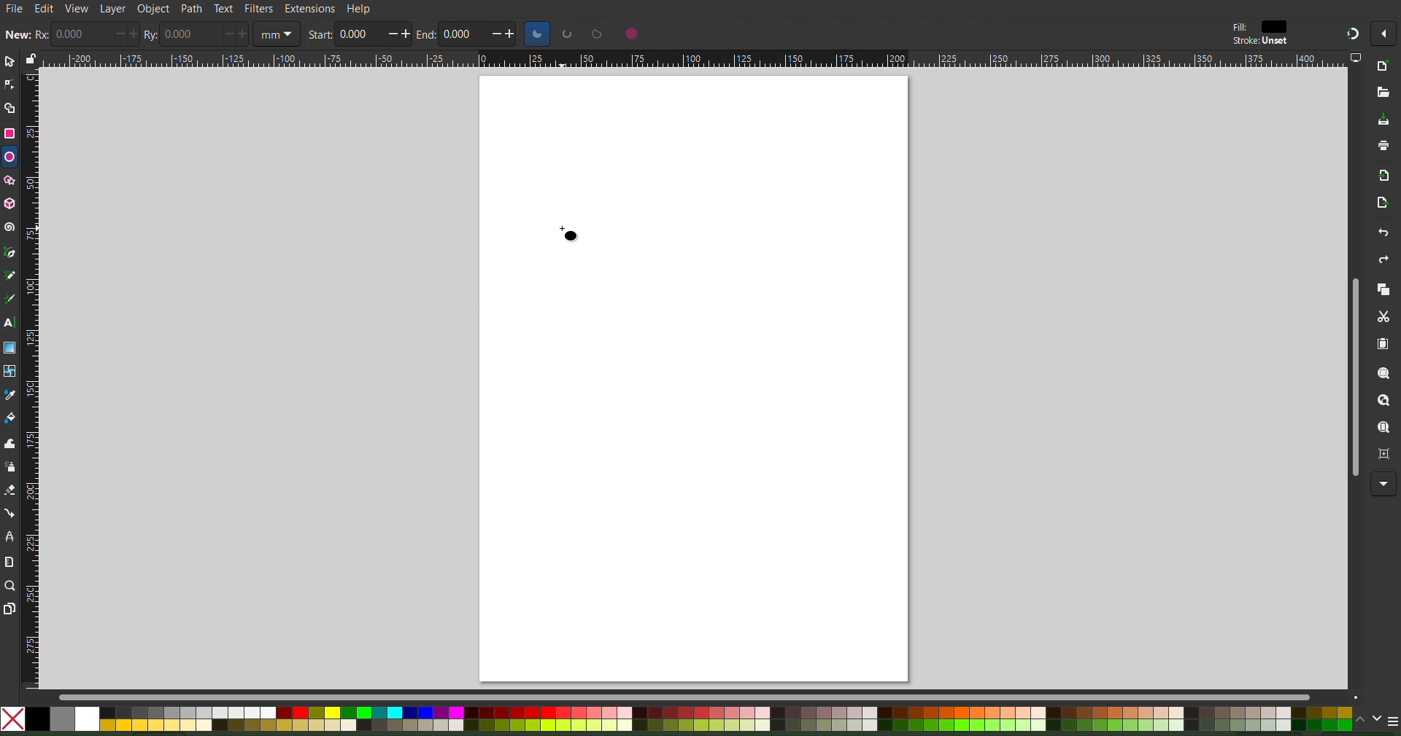  I want to click on Zoom Drawing, so click(1383, 401).